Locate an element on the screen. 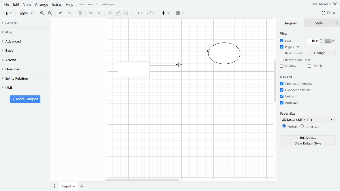 Image resolution: width=340 pixels, height=191 pixels. square shape is located at coordinates (133, 69).